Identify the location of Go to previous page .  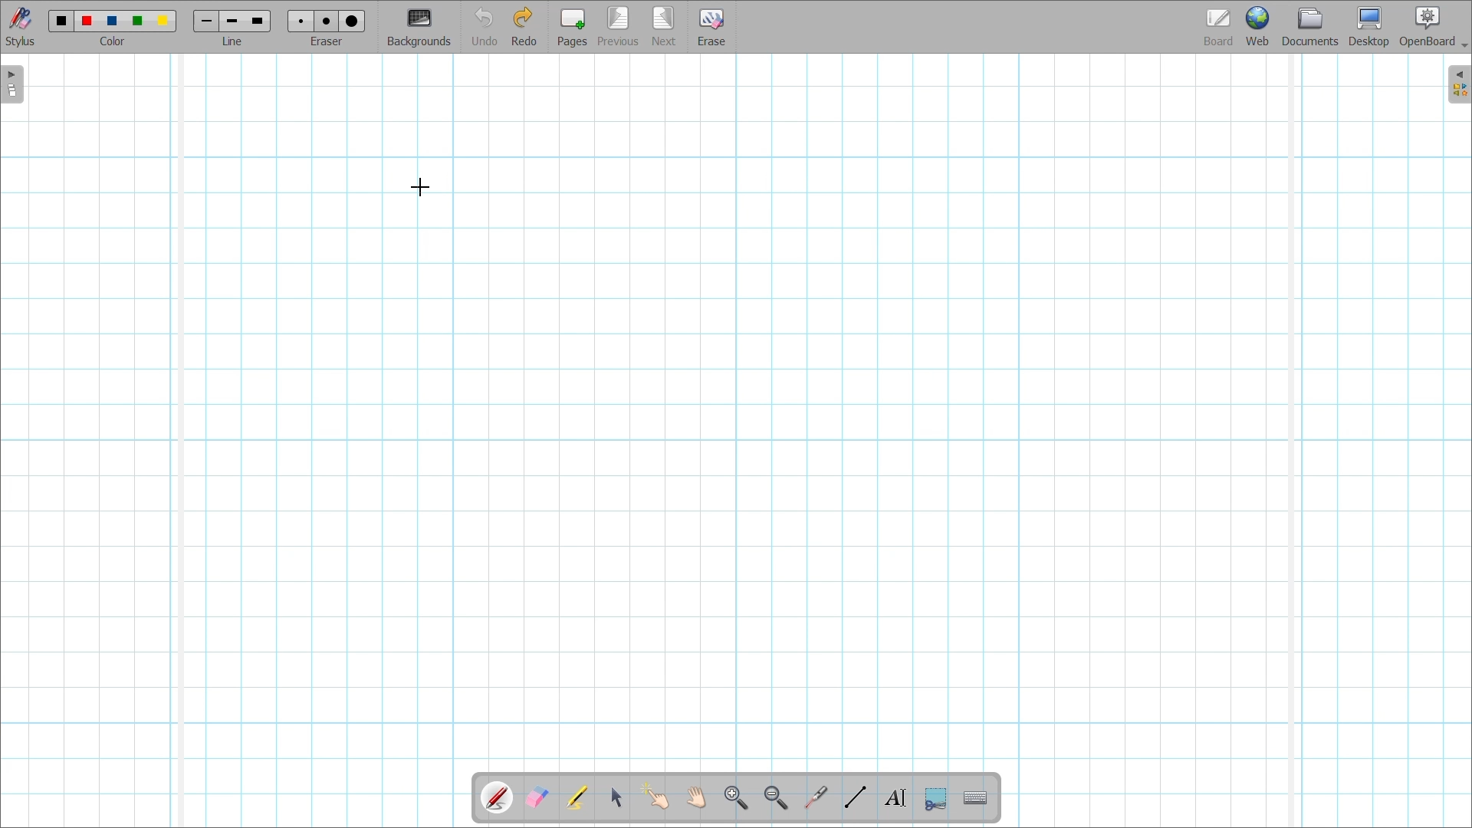
(618, 27).